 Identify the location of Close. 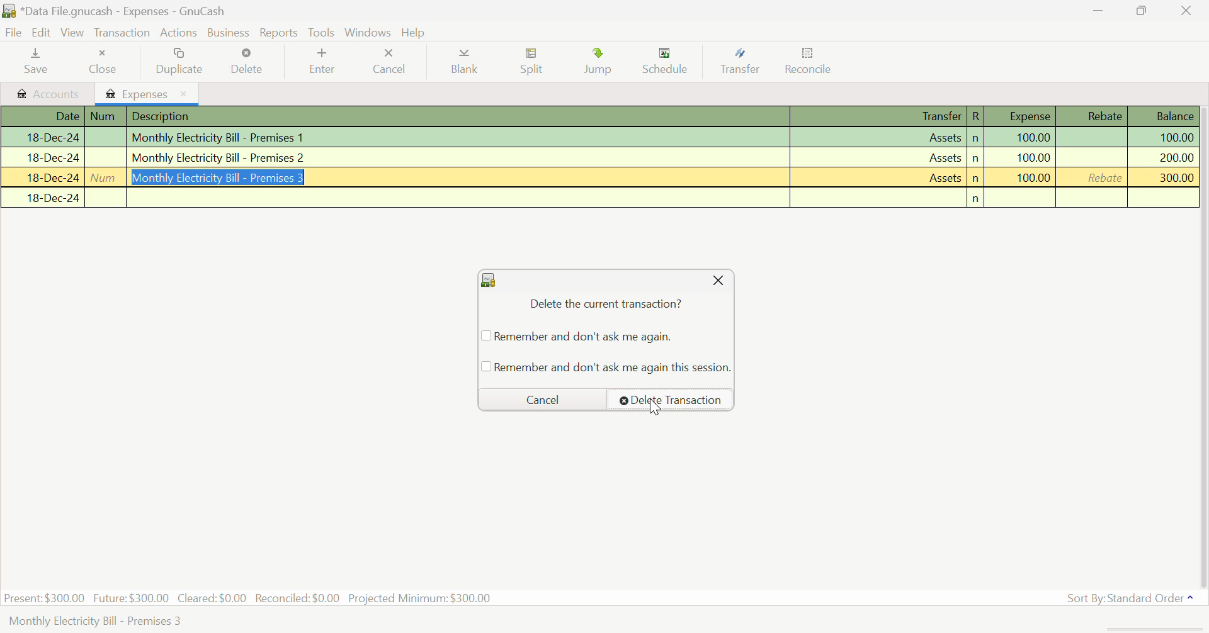
(717, 281).